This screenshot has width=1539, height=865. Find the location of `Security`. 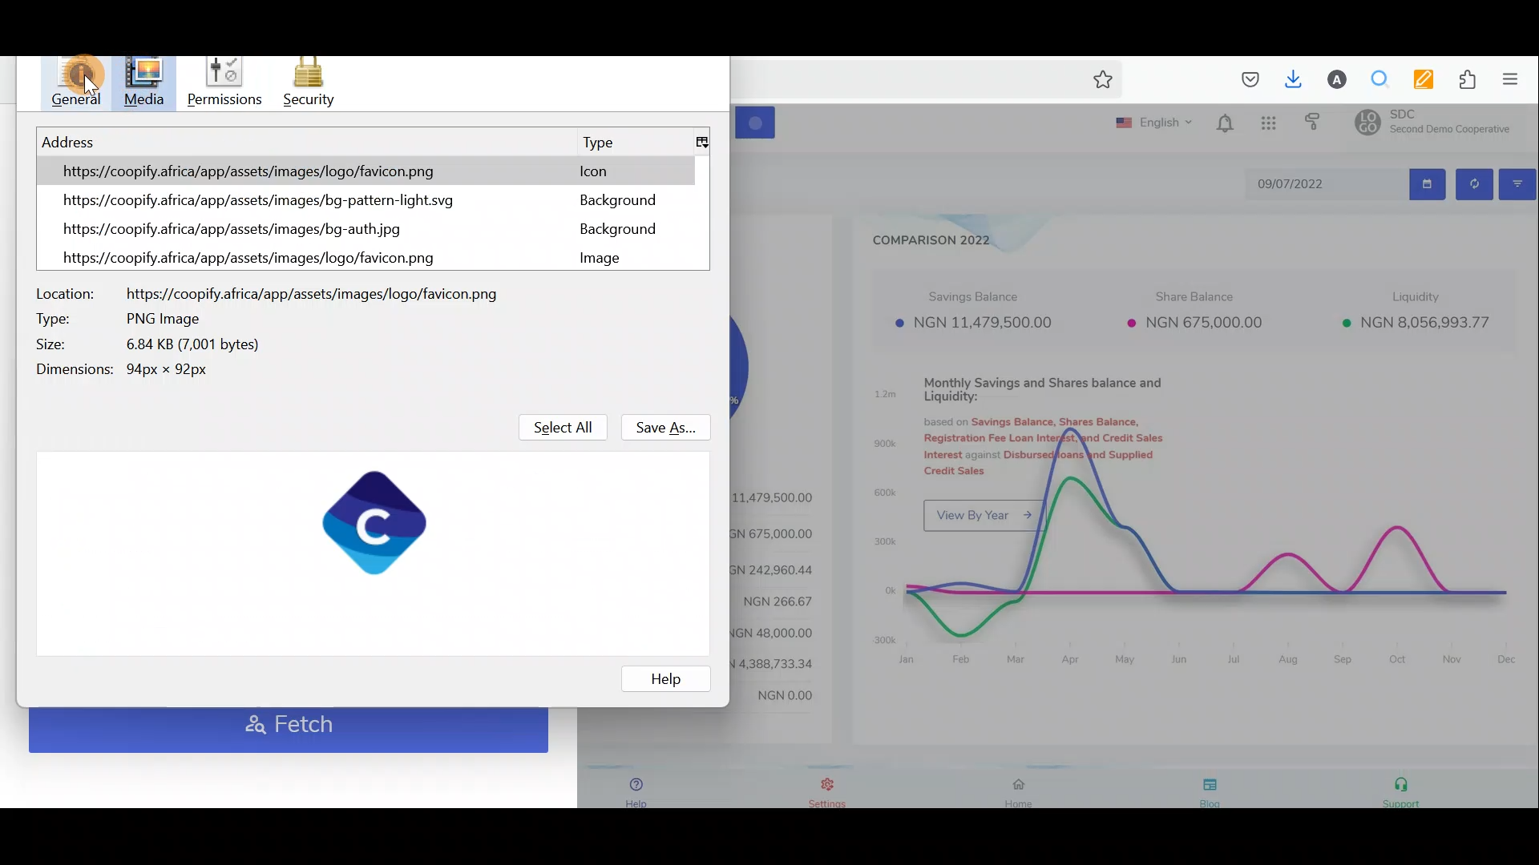

Security is located at coordinates (309, 82).